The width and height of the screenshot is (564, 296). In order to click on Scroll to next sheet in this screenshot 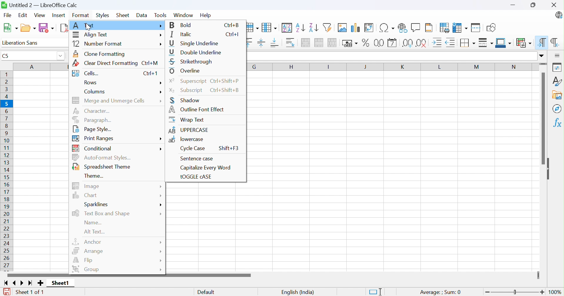, I will do `click(21, 284)`.